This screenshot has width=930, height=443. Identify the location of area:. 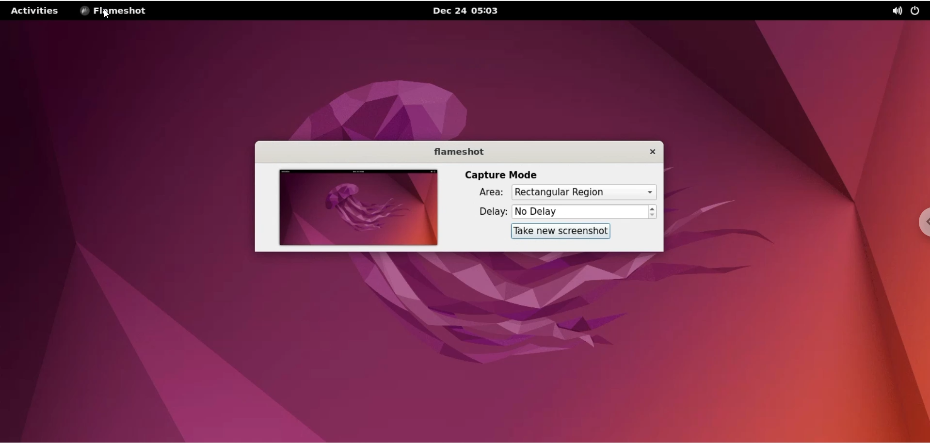
(487, 192).